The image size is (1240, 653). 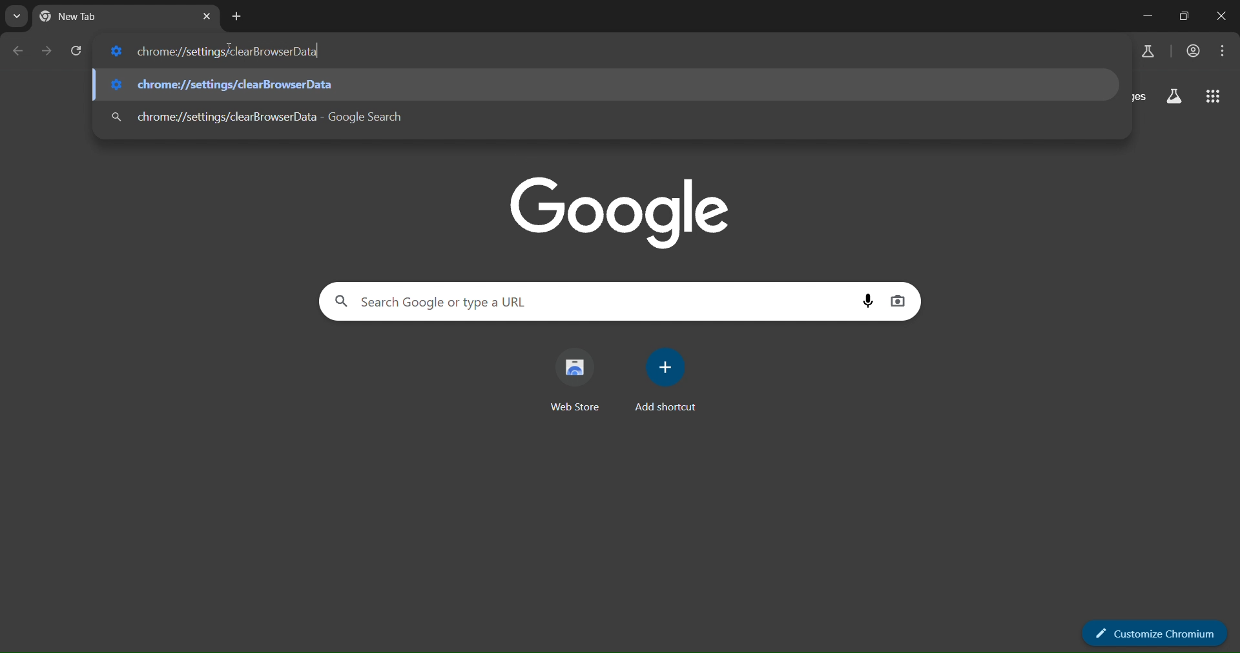 I want to click on New tab, so click(x=81, y=16).